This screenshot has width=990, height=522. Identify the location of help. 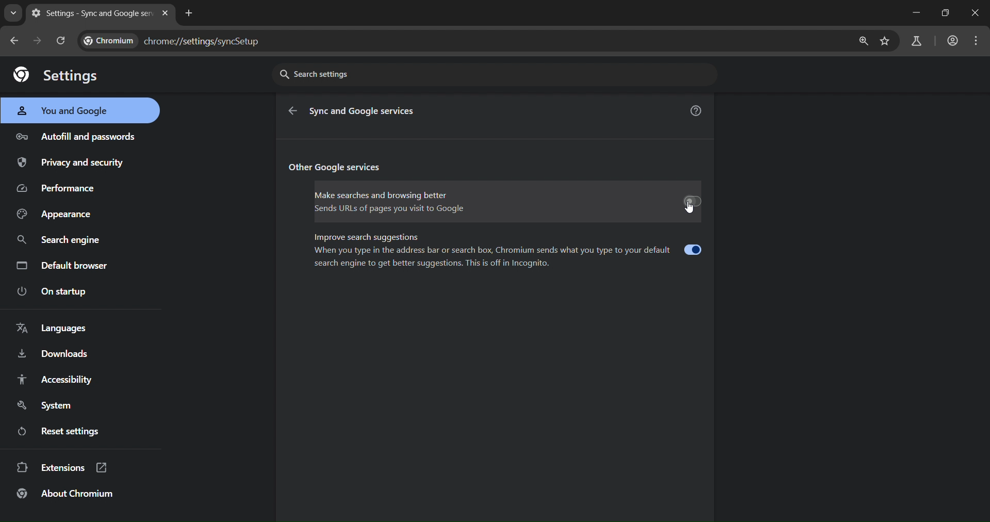
(696, 111).